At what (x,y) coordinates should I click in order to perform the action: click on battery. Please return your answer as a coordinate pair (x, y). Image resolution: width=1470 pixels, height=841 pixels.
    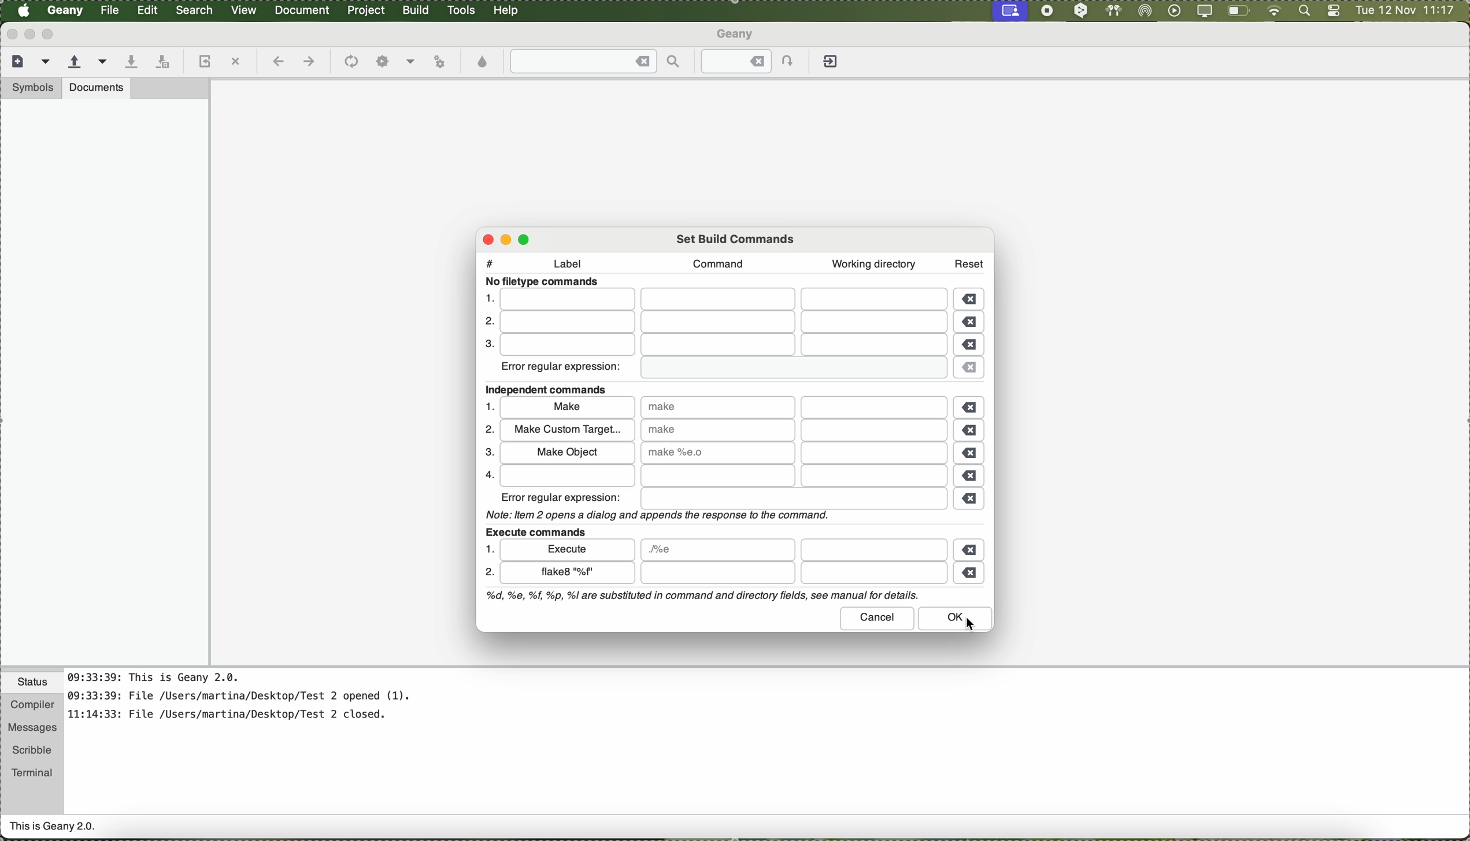
    Looking at the image, I should click on (1239, 13).